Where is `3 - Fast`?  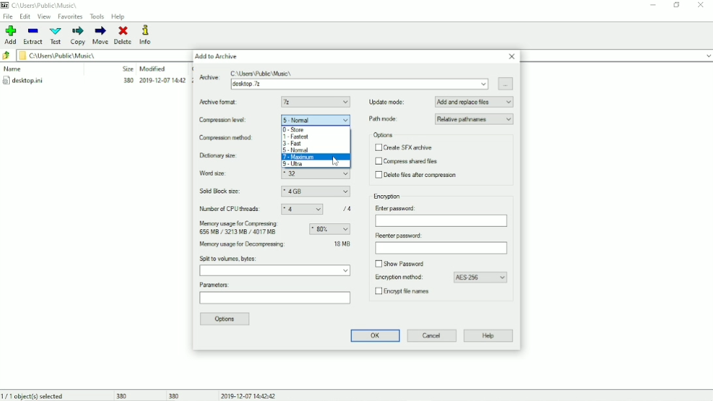 3 - Fast is located at coordinates (294, 144).